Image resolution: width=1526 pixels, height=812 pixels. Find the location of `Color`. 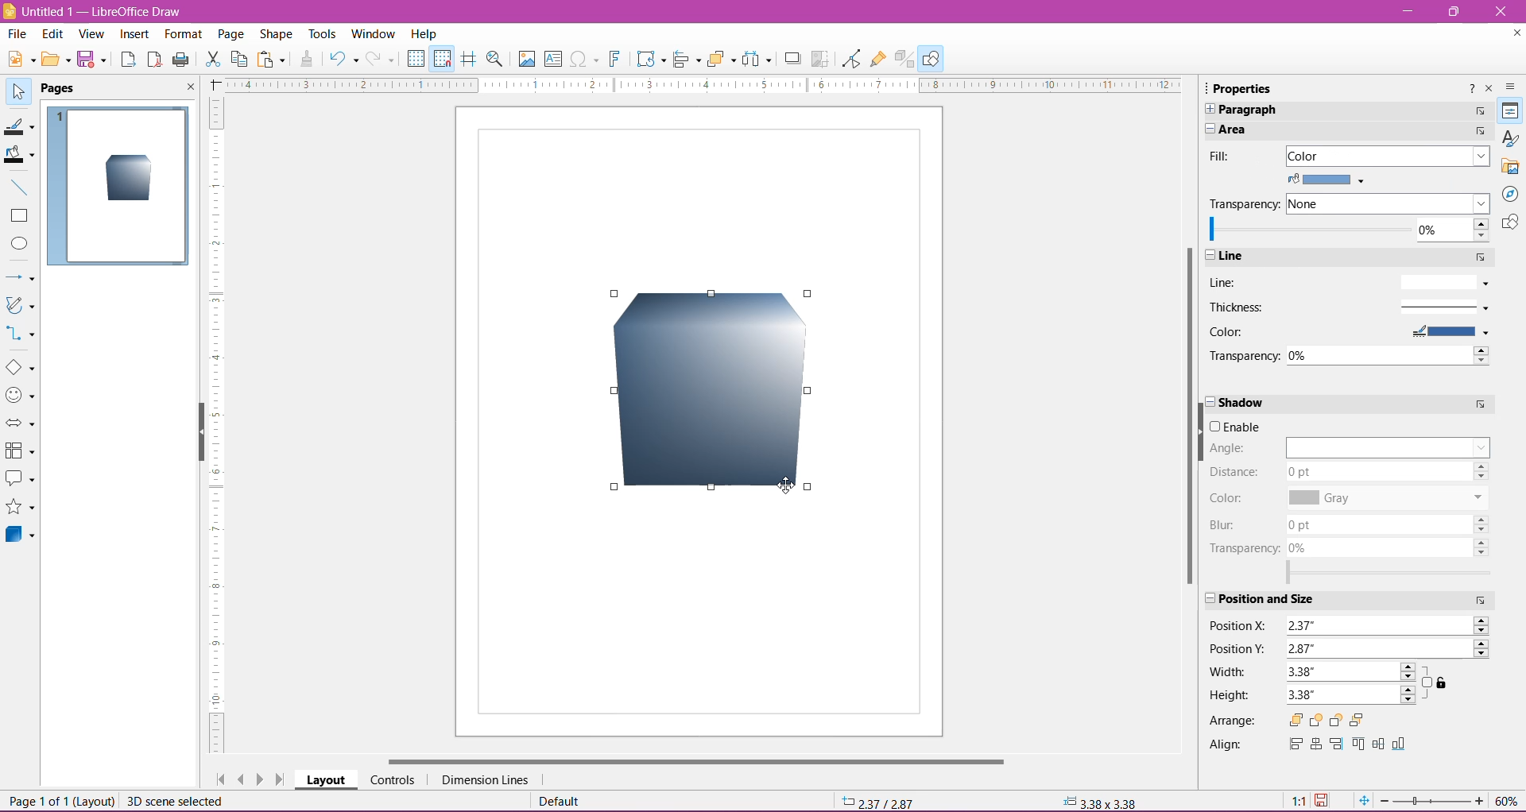

Color is located at coordinates (1229, 332).